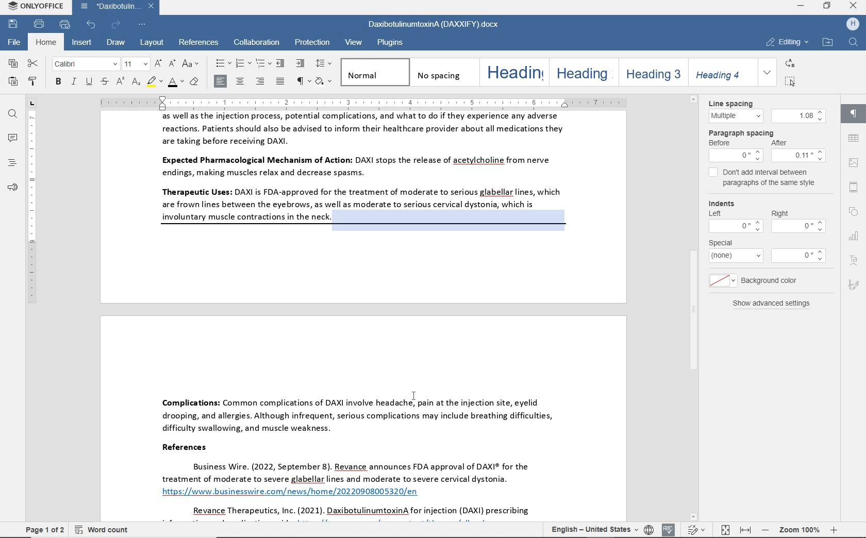 The width and height of the screenshot is (866, 538). Describe the element at coordinates (698, 529) in the screenshot. I see `track changes` at that location.